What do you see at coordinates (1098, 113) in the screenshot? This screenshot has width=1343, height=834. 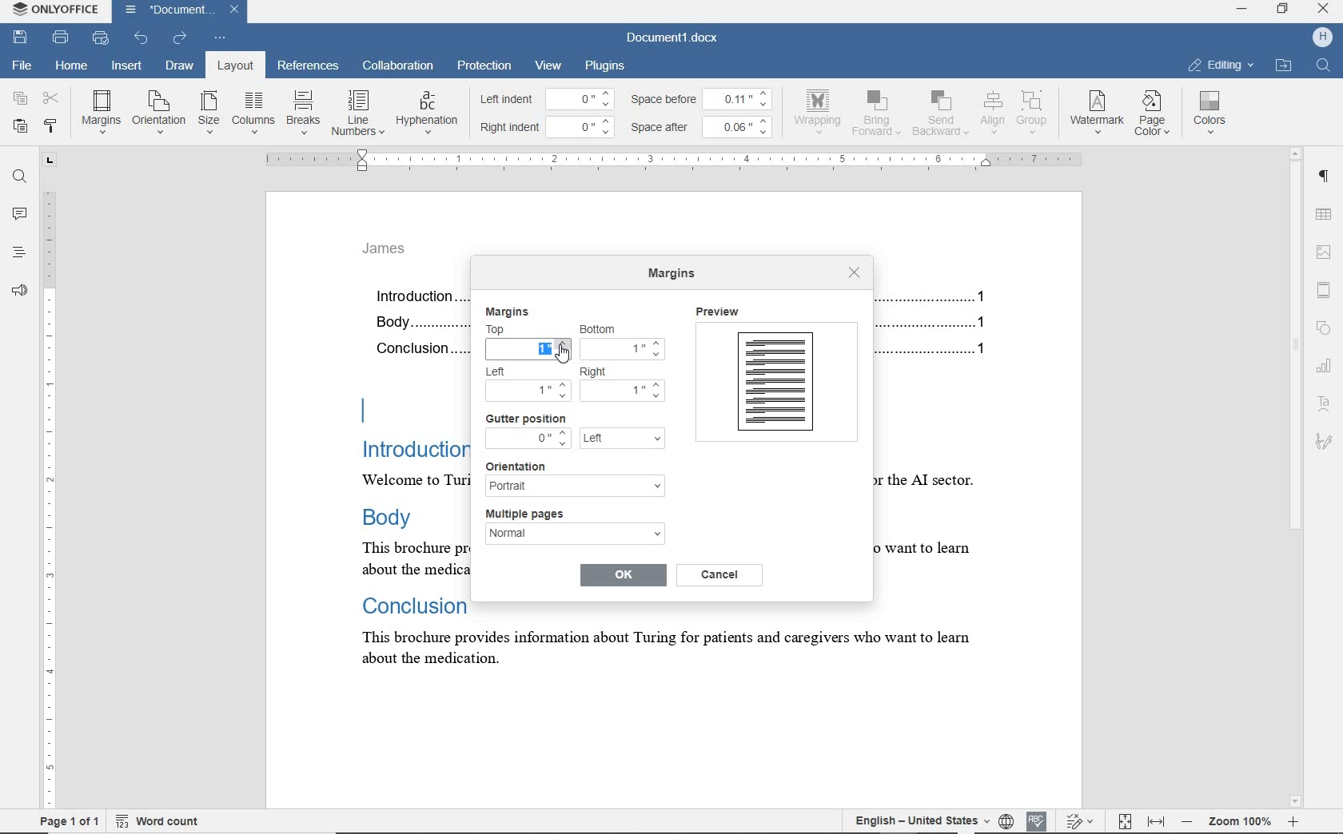 I see `watermark` at bounding box center [1098, 113].